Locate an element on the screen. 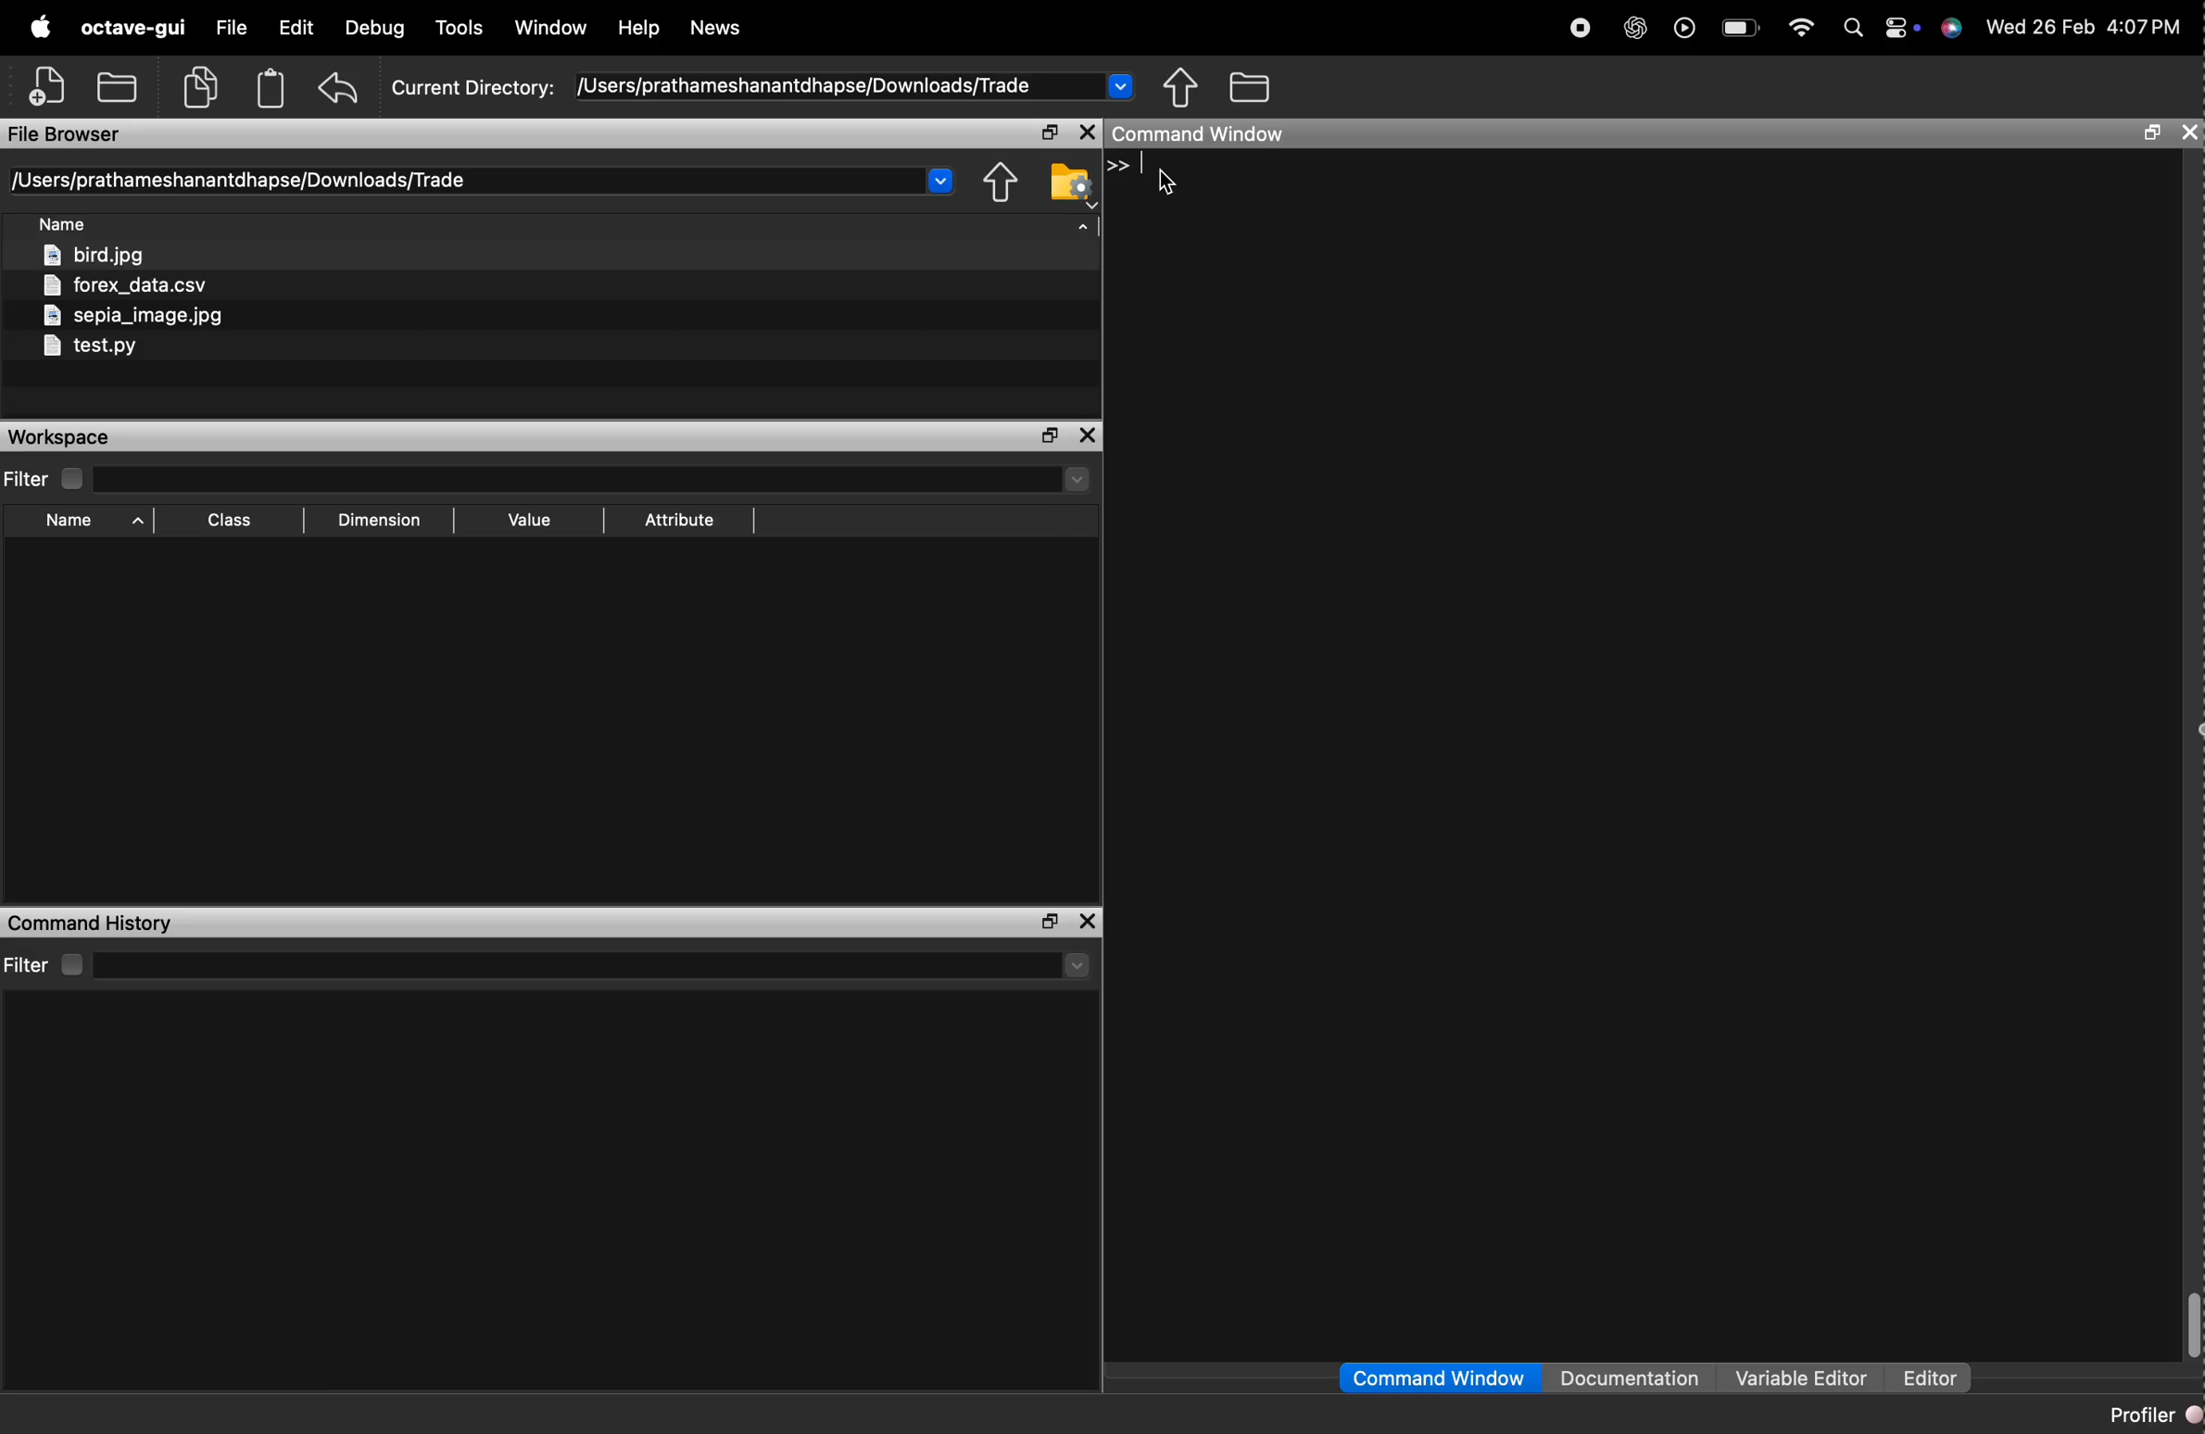 This screenshot has height=1434, width=2205. cursor is located at coordinates (1169, 182).